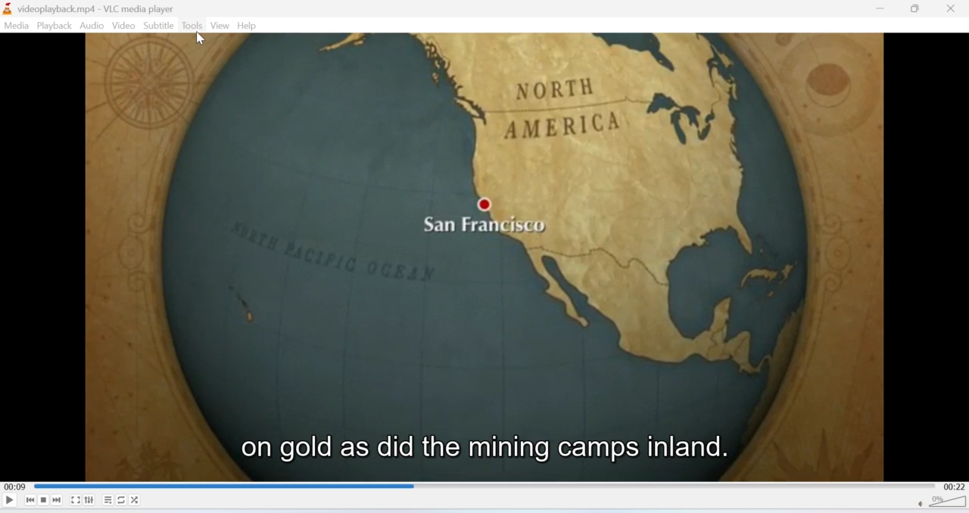 The height and width of the screenshot is (513, 969). Describe the element at coordinates (943, 504) in the screenshot. I see `Volume` at that location.